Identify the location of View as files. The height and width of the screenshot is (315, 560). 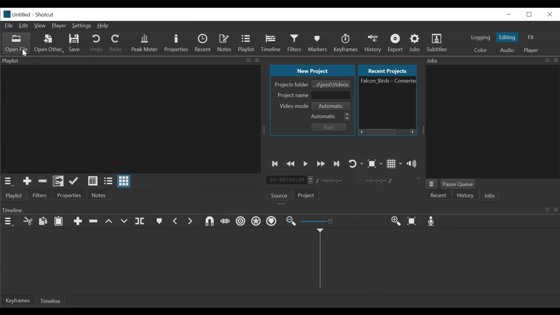
(110, 181).